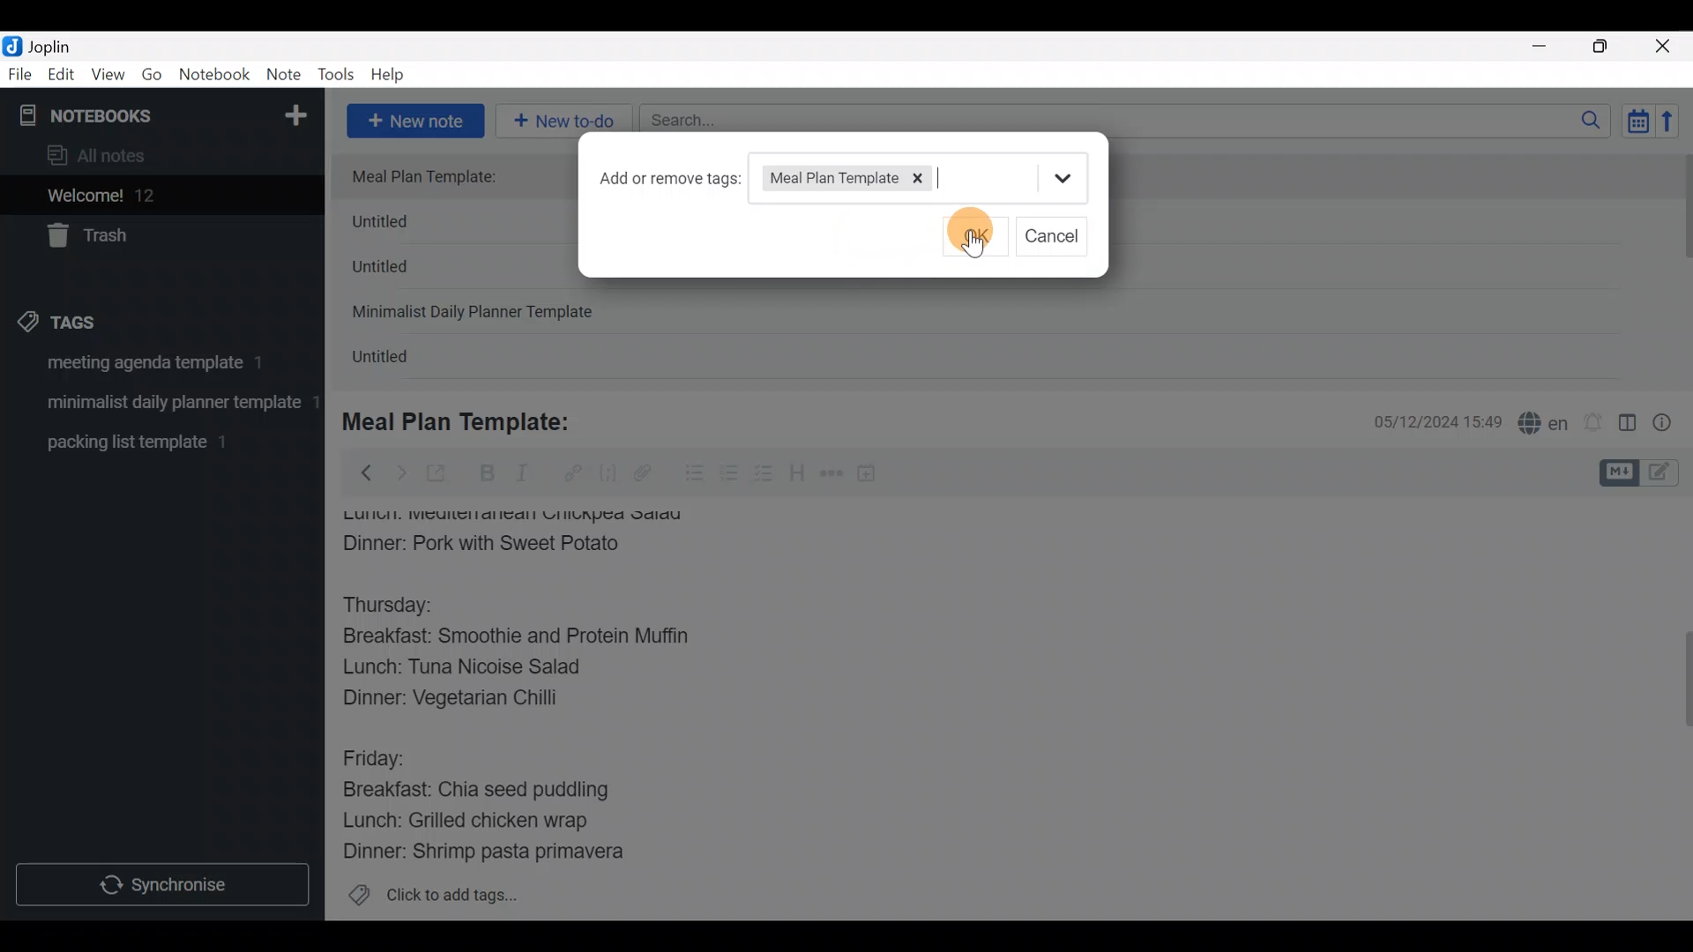 The width and height of the screenshot is (1693, 952). What do you see at coordinates (977, 226) in the screenshot?
I see `OK` at bounding box center [977, 226].